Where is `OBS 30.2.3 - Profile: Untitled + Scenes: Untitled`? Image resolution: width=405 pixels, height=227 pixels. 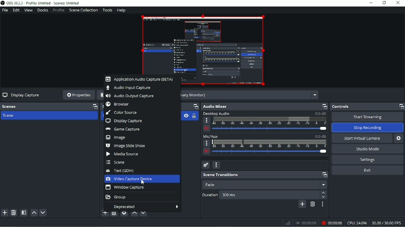
OBS 30.2.3 - Profile: Untitled + Scenes: Untitled is located at coordinates (45, 3).